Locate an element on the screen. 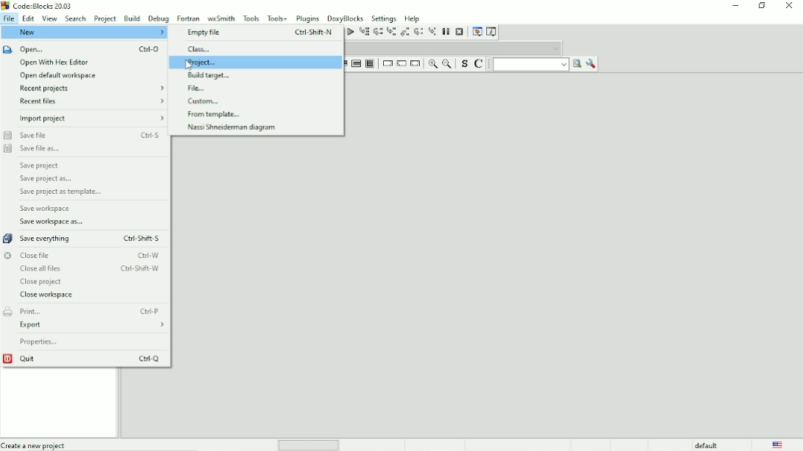  wxSmith is located at coordinates (221, 18).